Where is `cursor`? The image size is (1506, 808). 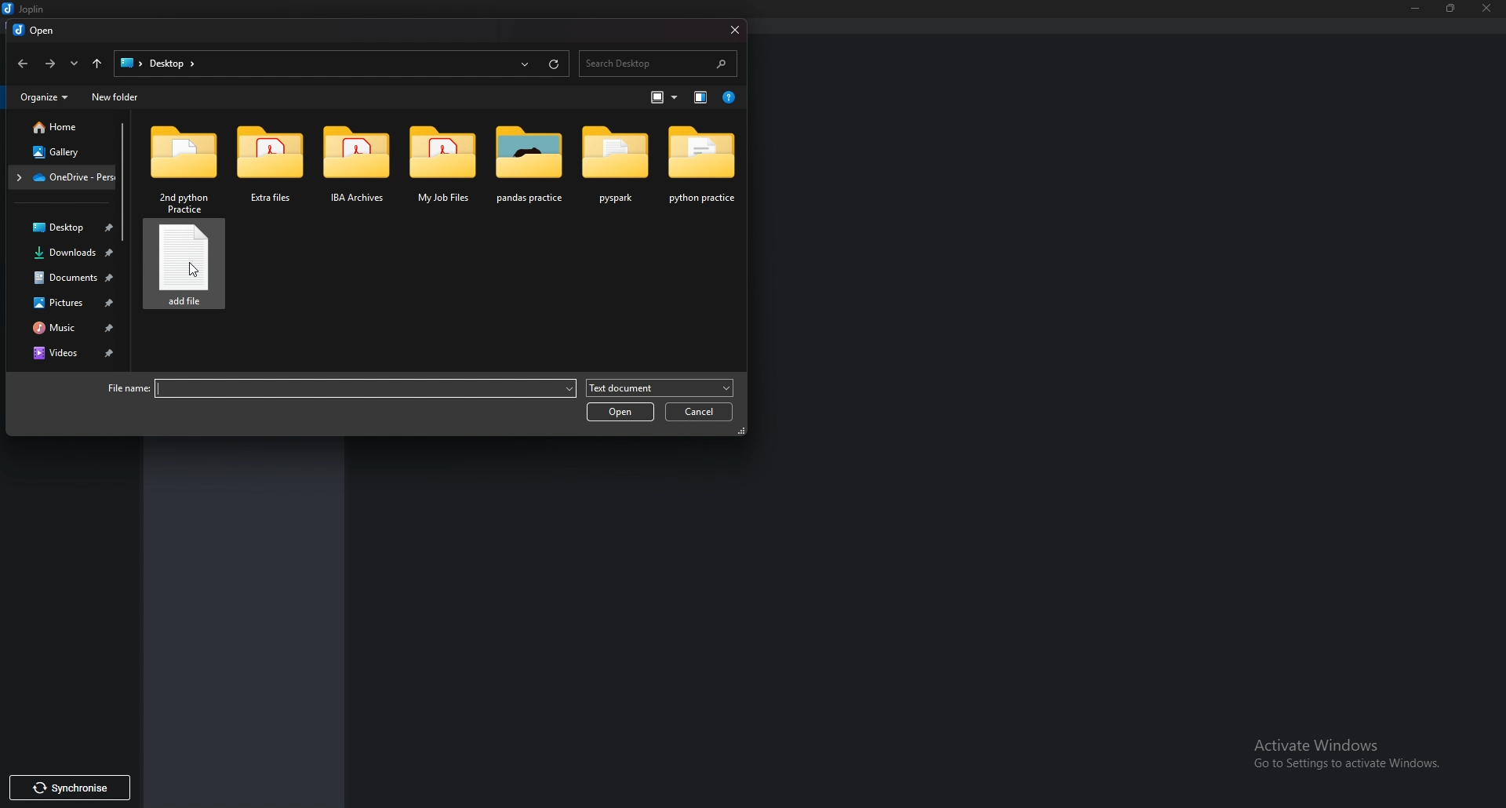 cursor is located at coordinates (195, 272).